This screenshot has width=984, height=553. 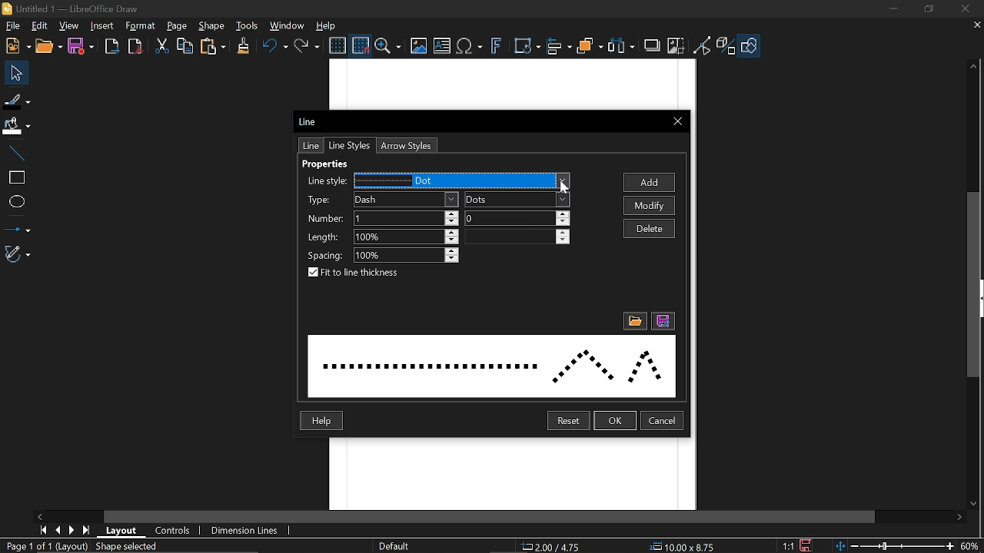 What do you see at coordinates (41, 516) in the screenshot?
I see `Move right` at bounding box center [41, 516].